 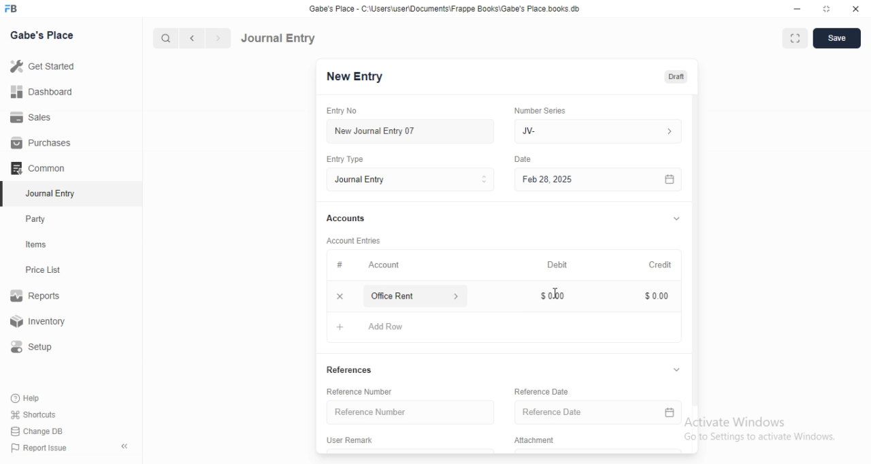 I want to click on JV-, so click(x=601, y=131).